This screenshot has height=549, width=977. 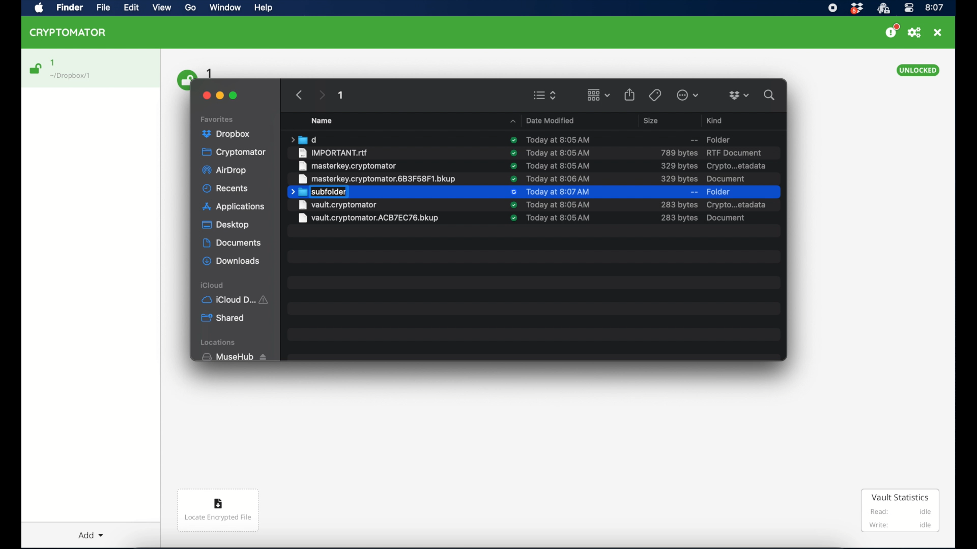 I want to click on Folder, so click(x=710, y=138).